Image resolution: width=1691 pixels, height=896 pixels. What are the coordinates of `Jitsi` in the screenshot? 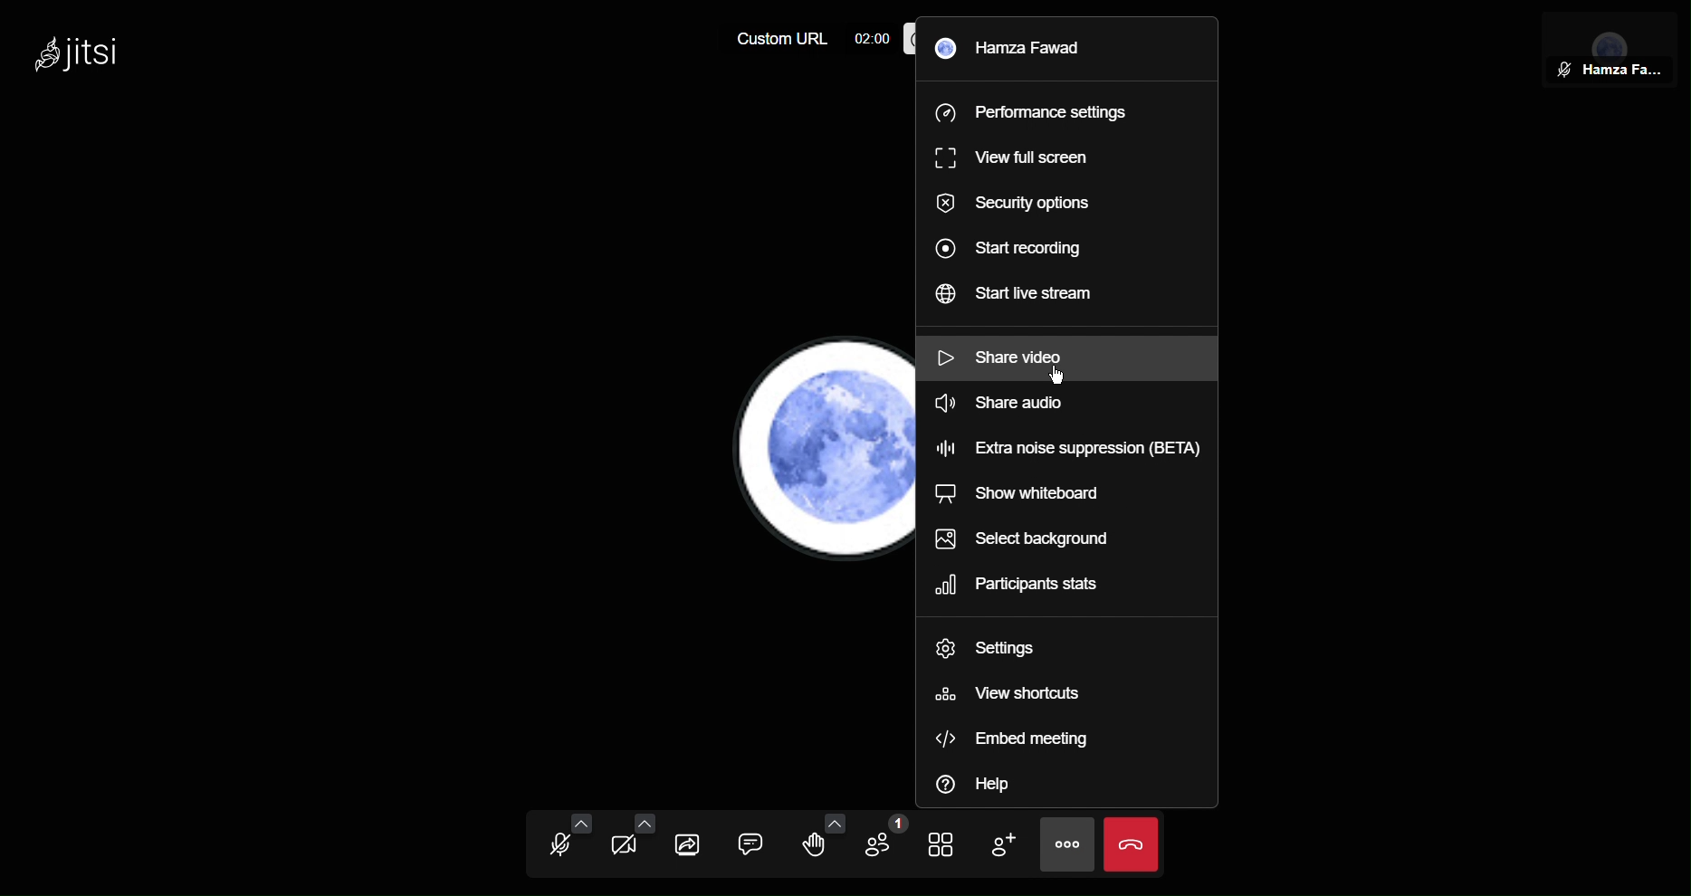 It's located at (85, 53).